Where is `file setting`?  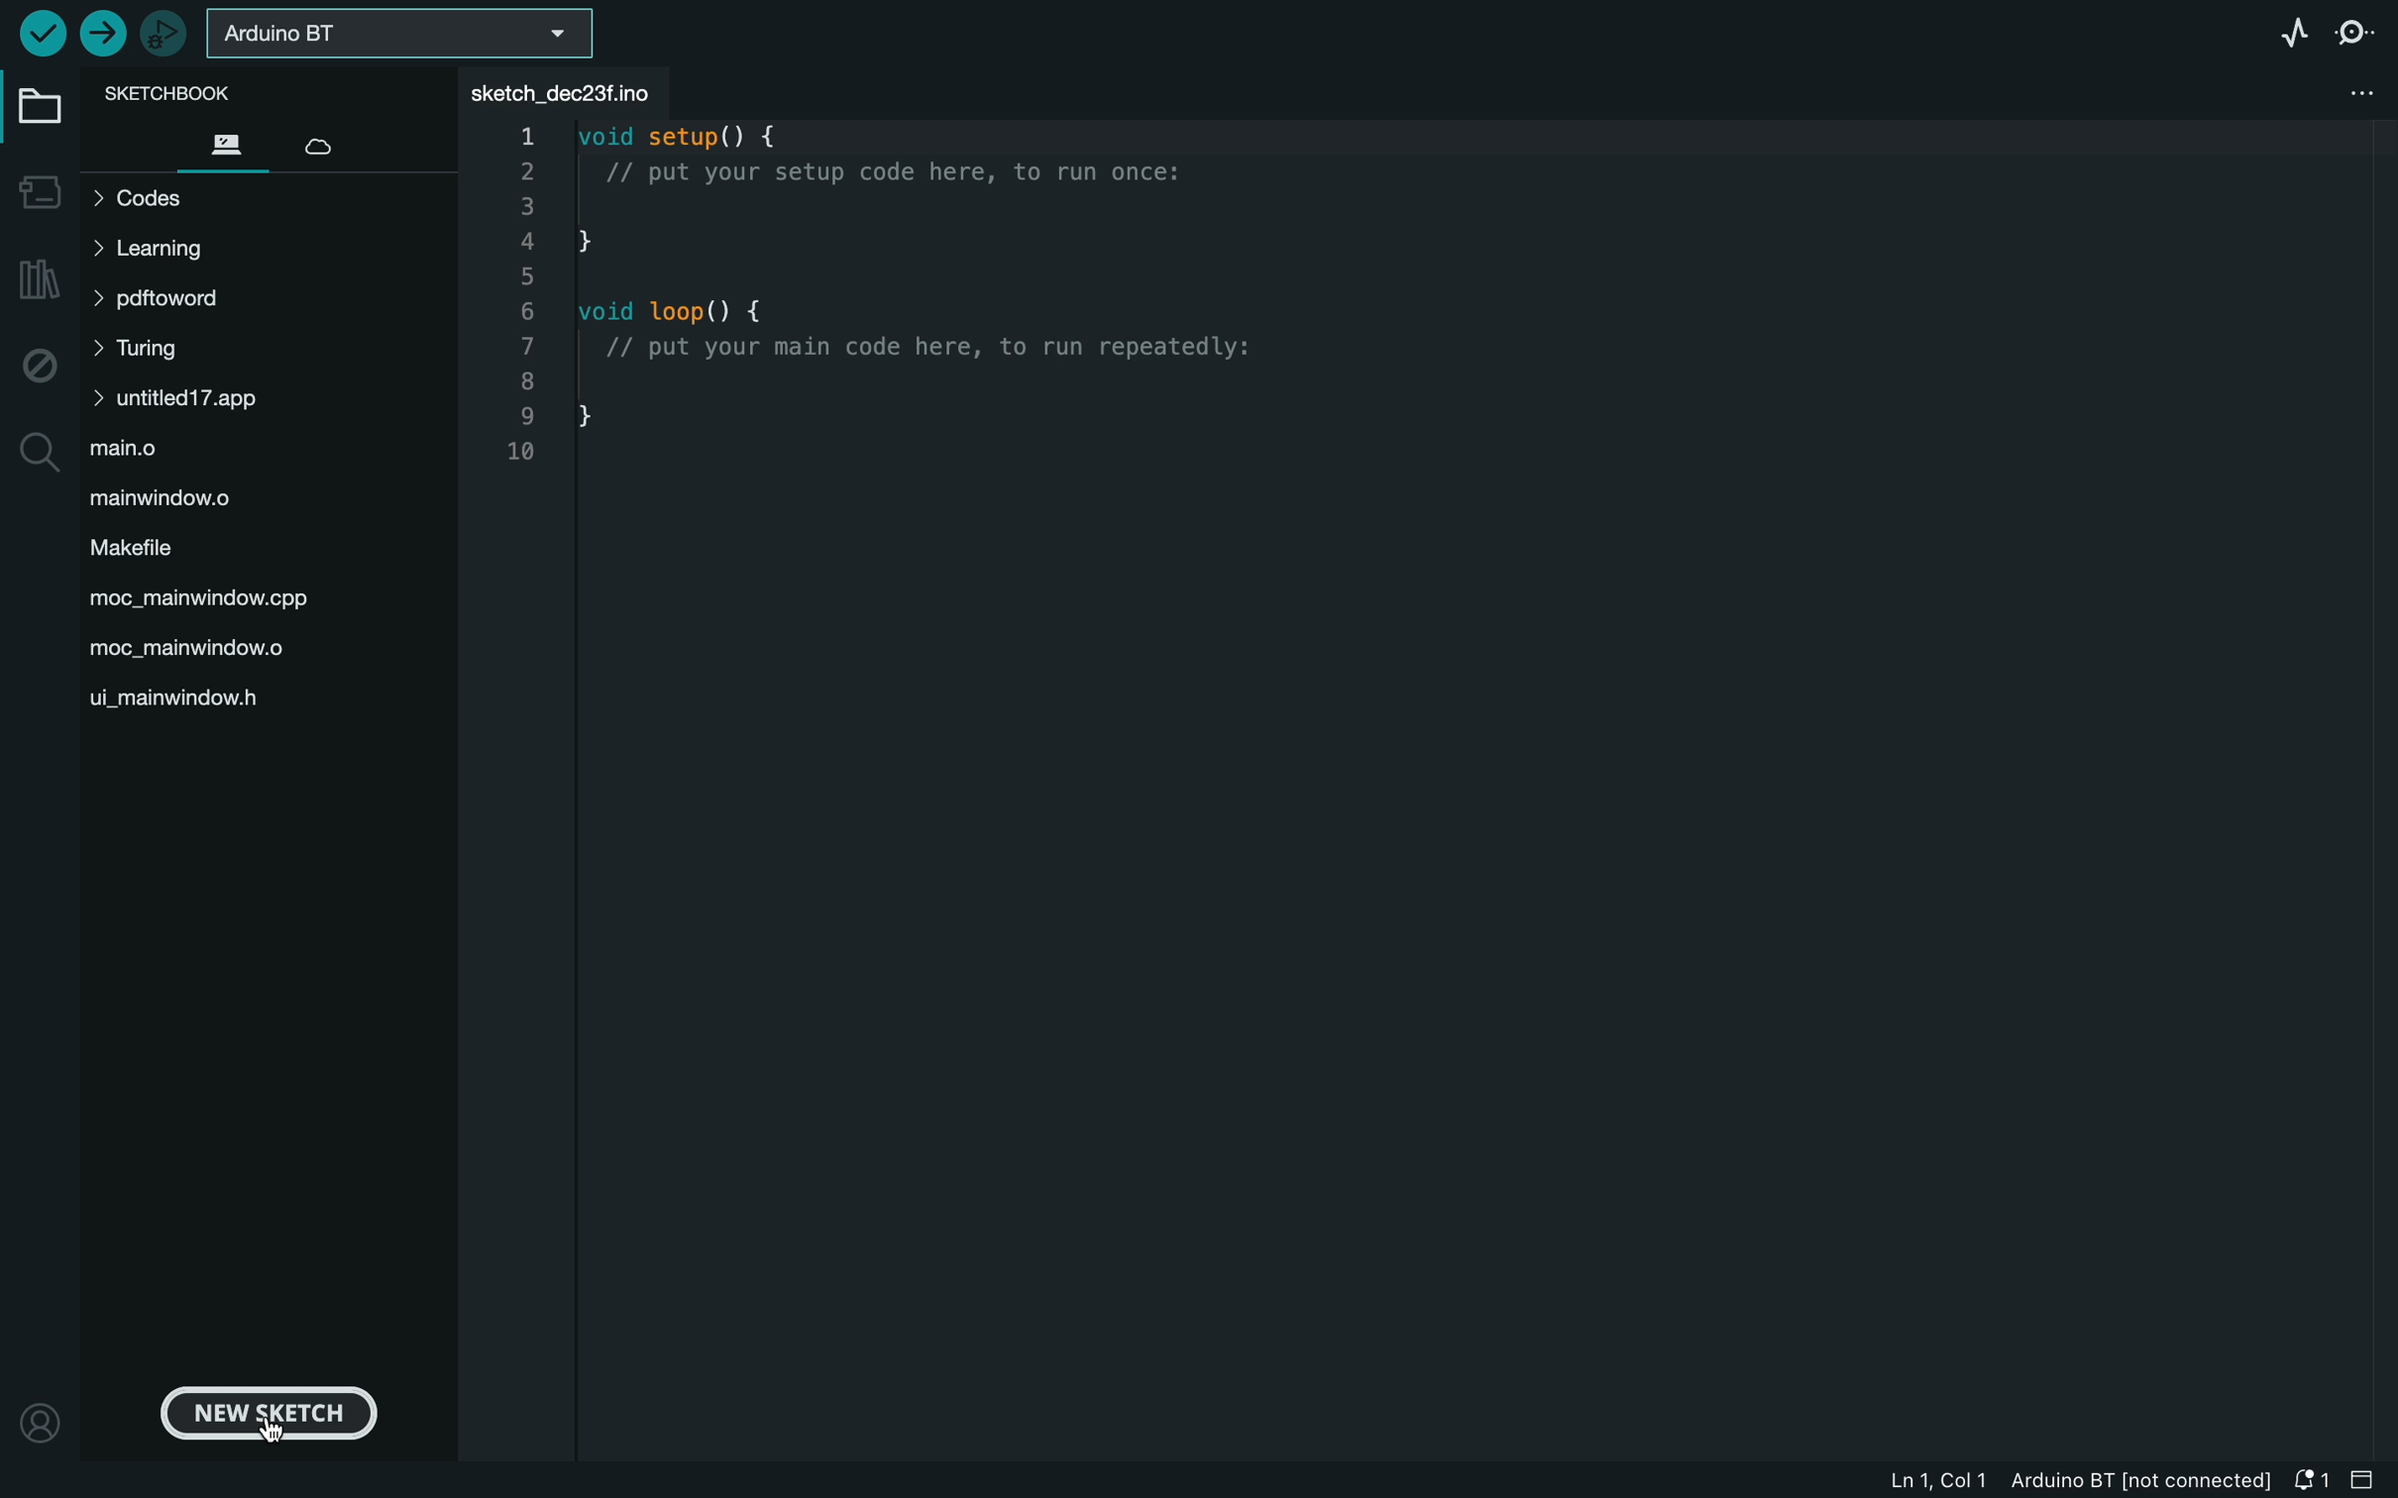 file setting is located at coordinates (2353, 90).